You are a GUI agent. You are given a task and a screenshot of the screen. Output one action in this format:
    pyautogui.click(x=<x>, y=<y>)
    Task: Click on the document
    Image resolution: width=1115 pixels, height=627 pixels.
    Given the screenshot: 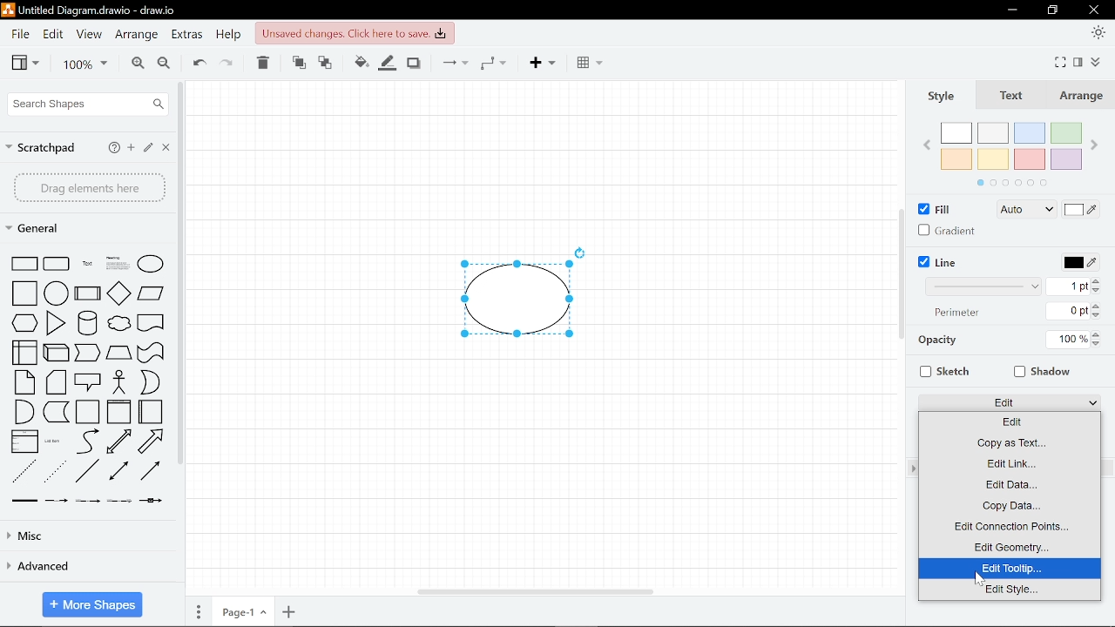 What is the action you would take?
    pyautogui.click(x=151, y=321)
    